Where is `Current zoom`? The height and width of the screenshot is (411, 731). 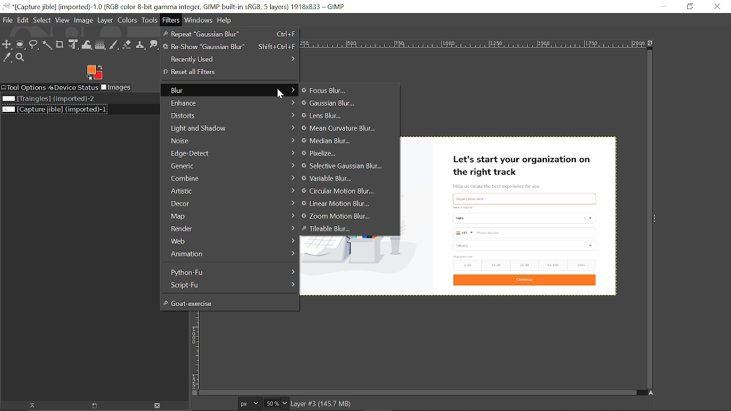
Current zoom is located at coordinates (271, 403).